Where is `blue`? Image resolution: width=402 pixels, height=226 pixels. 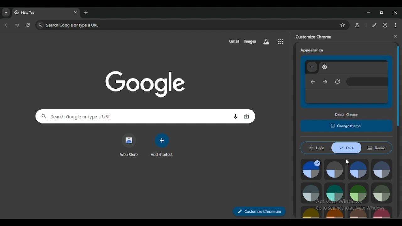
blue is located at coordinates (359, 170).